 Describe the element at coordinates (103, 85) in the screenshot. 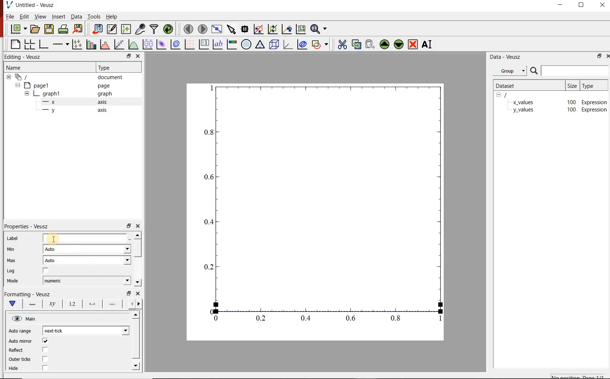

I see `page` at that location.